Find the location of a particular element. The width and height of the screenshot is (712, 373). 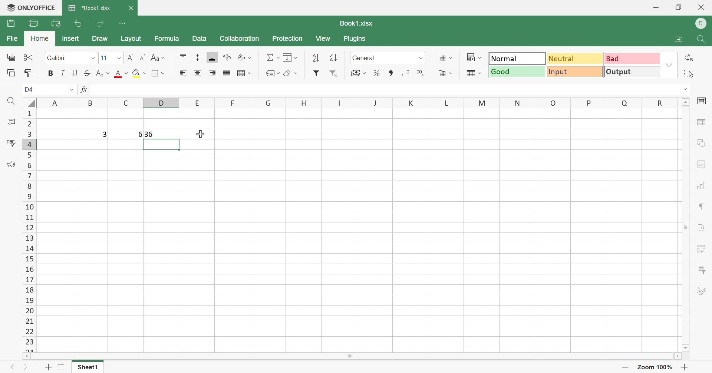

Close is located at coordinates (703, 7).